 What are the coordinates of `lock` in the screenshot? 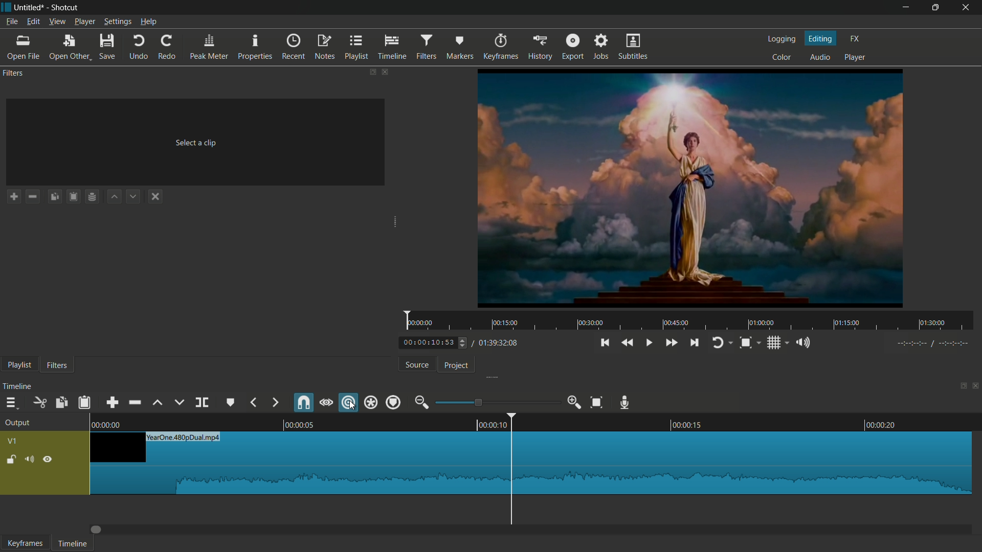 It's located at (10, 461).